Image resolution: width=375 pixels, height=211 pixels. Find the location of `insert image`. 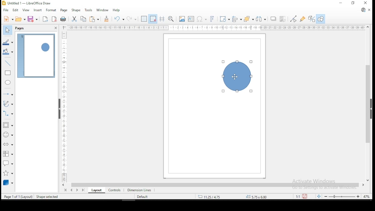

insert image is located at coordinates (182, 19).